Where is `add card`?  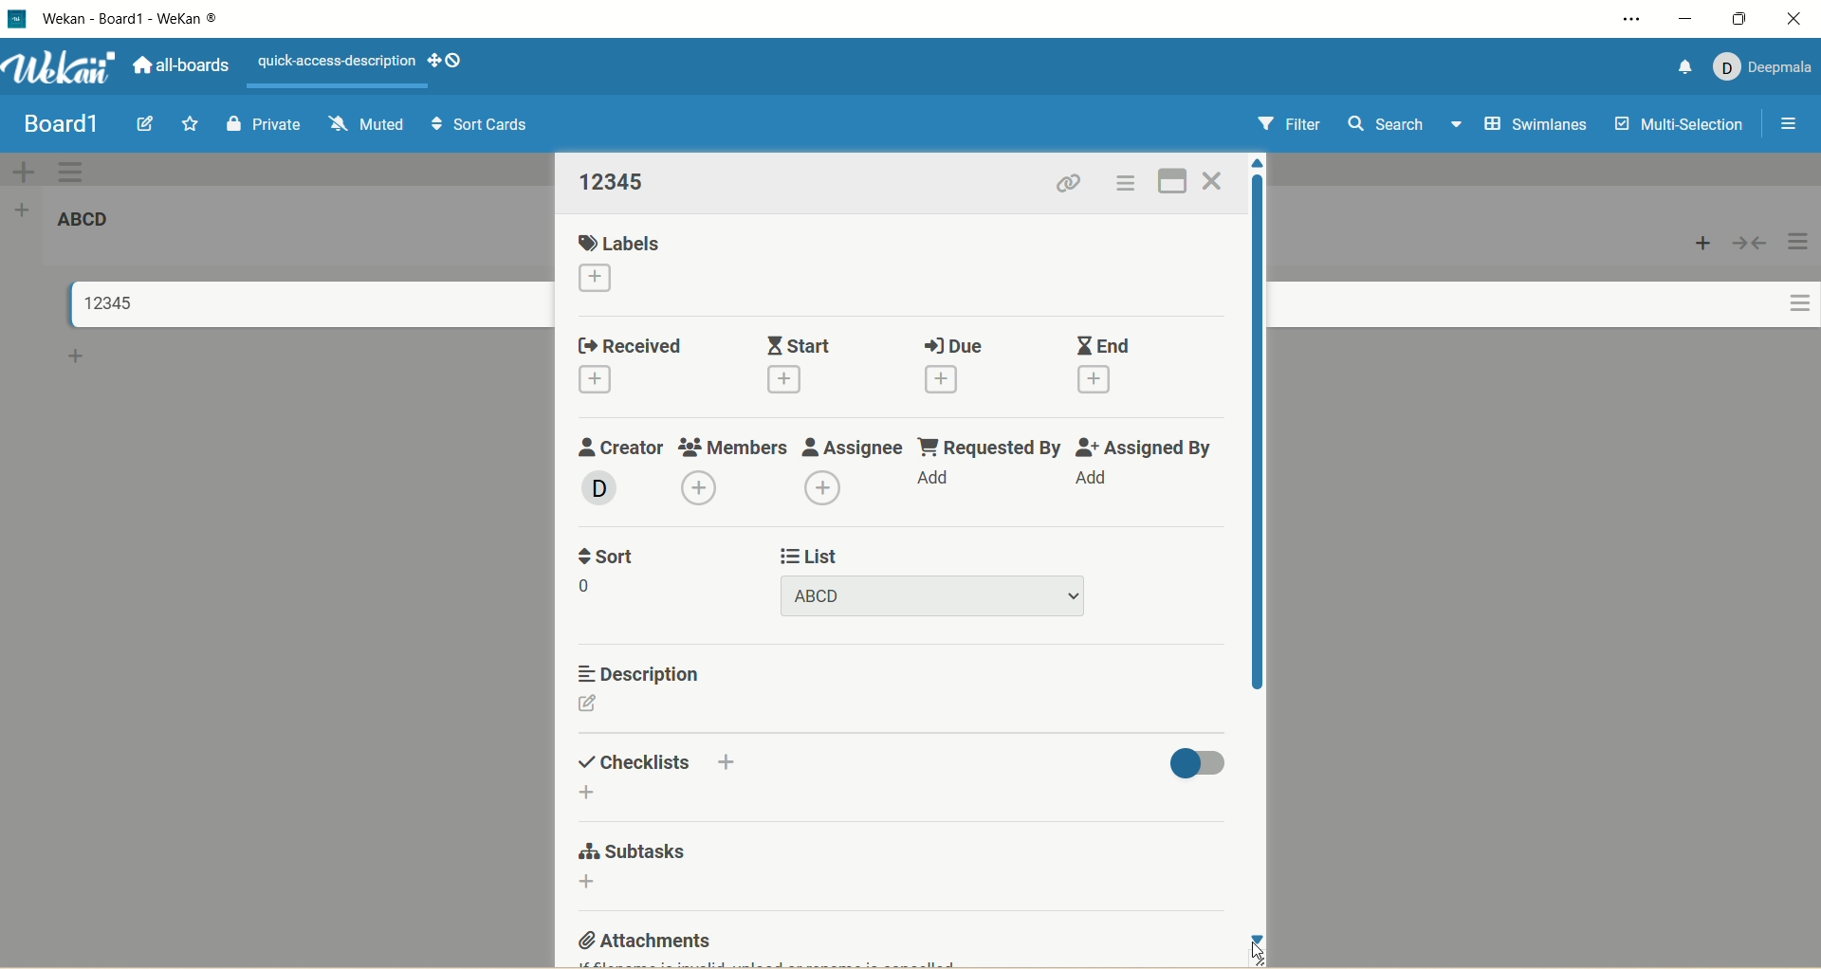
add card is located at coordinates (77, 359).